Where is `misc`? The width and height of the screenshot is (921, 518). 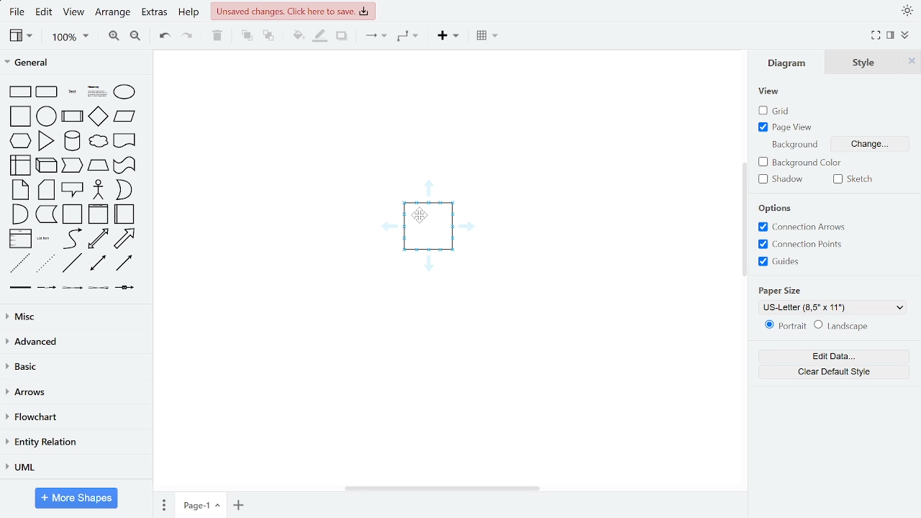 misc is located at coordinates (73, 318).